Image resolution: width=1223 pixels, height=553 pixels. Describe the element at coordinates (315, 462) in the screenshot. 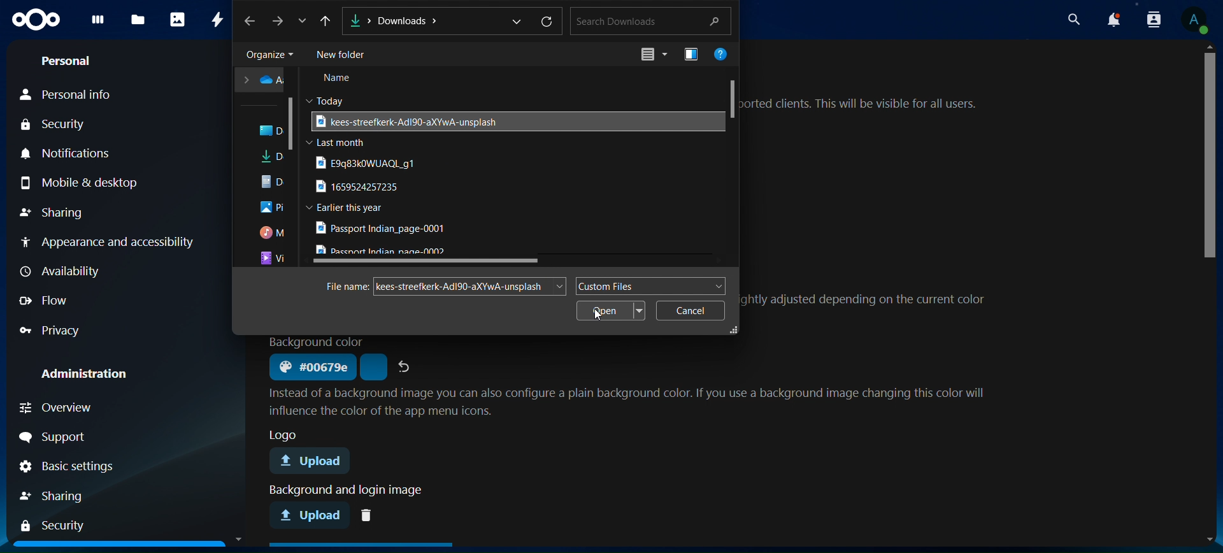

I see `logo upload` at that location.